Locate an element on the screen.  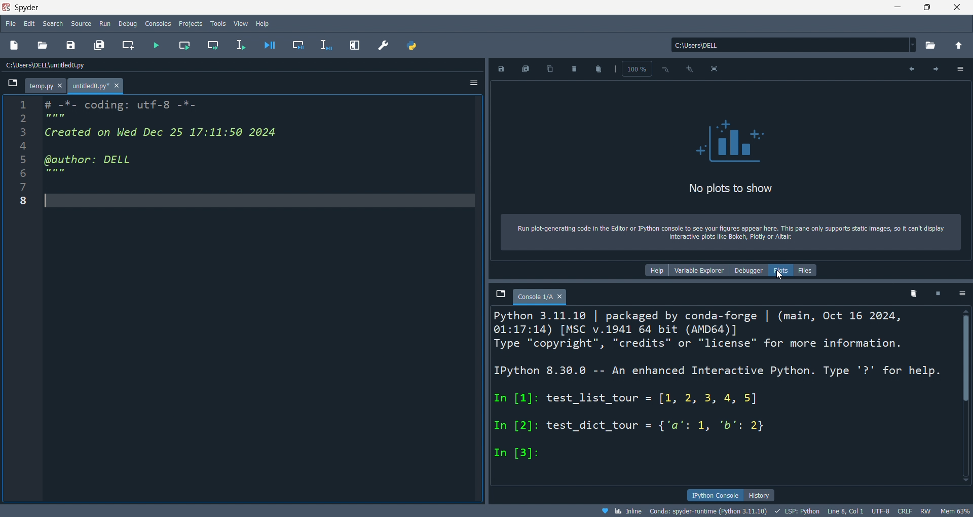
run cell and move is located at coordinates (213, 44).